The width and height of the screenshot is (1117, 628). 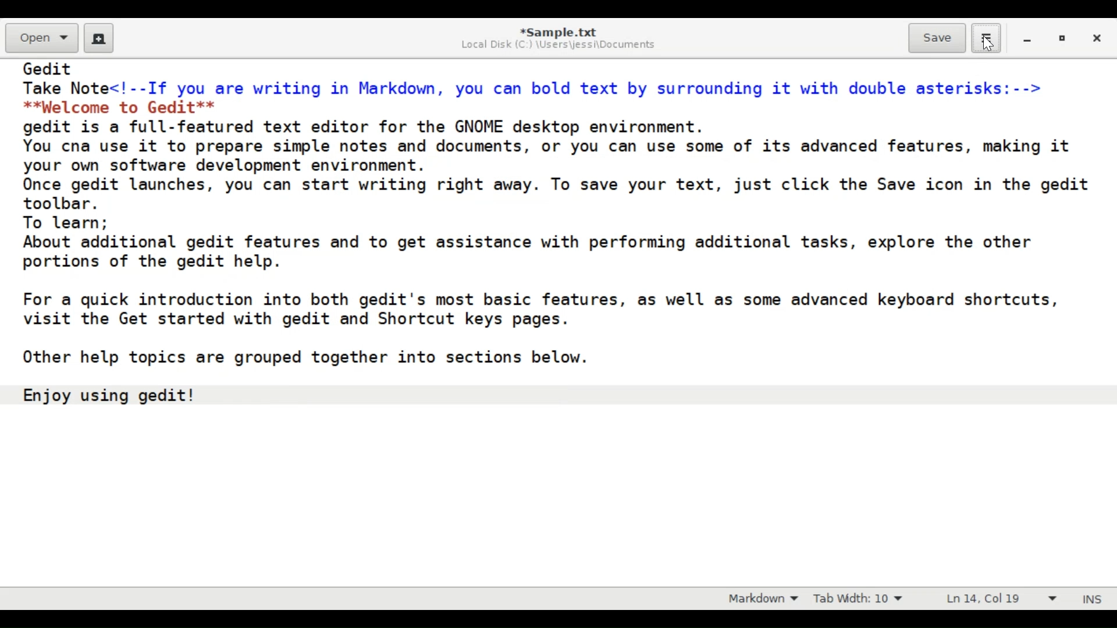 What do you see at coordinates (1025, 40) in the screenshot?
I see `minimize` at bounding box center [1025, 40].